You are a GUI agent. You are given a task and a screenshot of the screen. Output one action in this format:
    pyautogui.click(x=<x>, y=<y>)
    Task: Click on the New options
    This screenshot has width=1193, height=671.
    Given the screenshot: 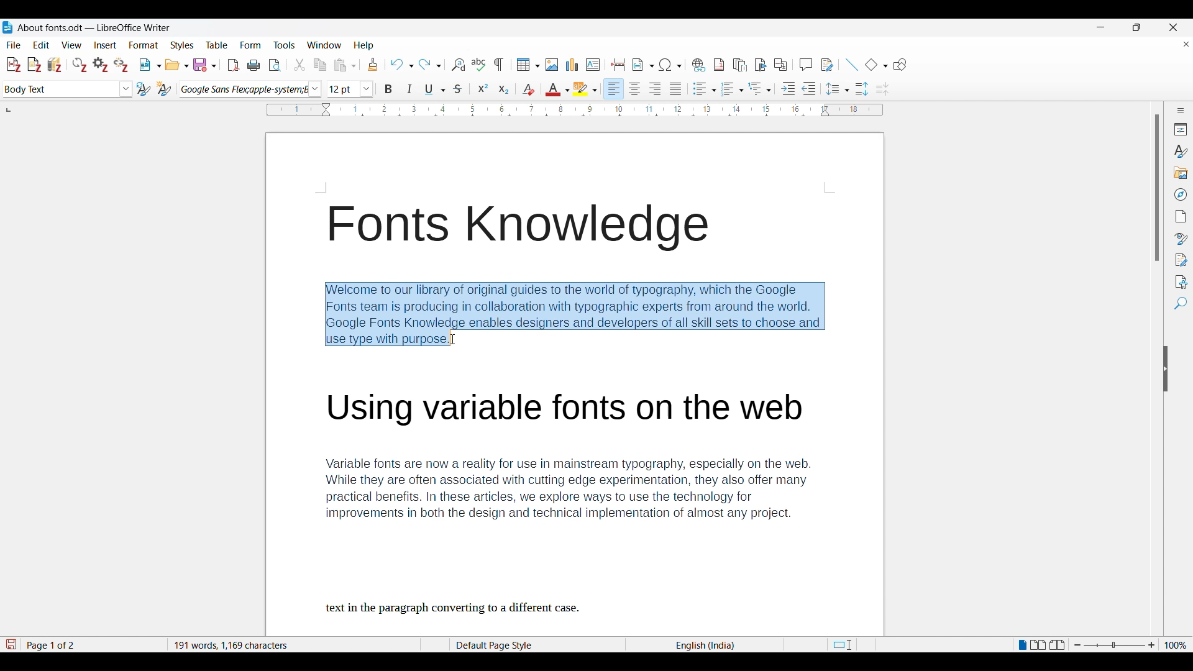 What is the action you would take?
    pyautogui.click(x=150, y=65)
    